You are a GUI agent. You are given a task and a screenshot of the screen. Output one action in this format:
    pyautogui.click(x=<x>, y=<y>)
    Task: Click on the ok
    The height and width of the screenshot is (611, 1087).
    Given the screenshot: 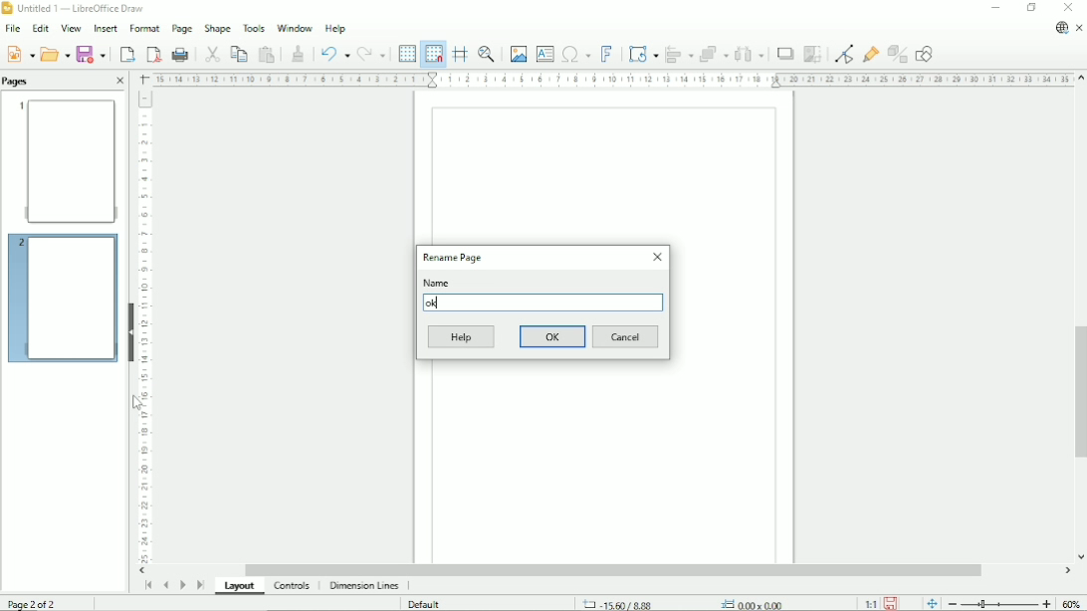 What is the action you would take?
    pyautogui.click(x=435, y=303)
    